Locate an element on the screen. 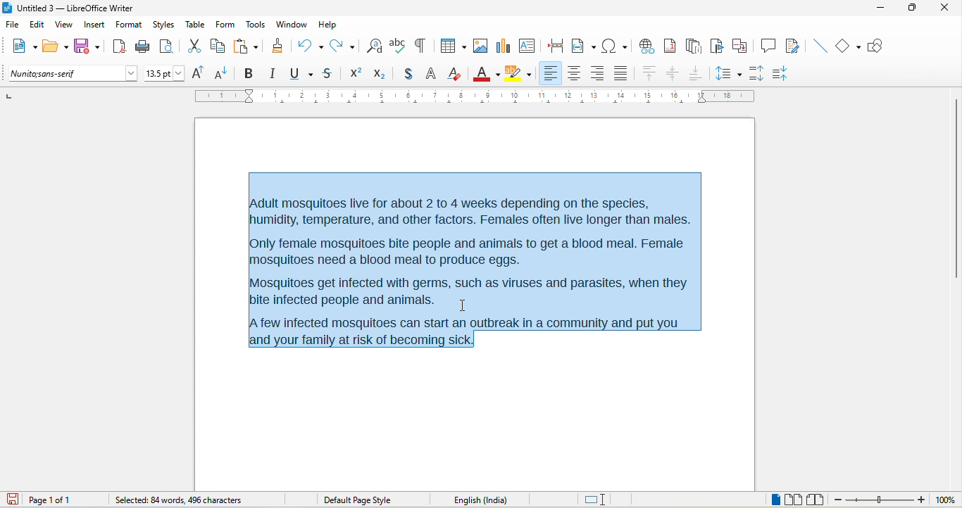  bold is located at coordinates (249, 74).